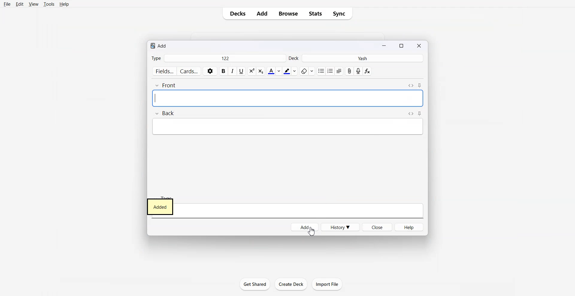 The image size is (575, 296). I want to click on Cards, so click(189, 71).